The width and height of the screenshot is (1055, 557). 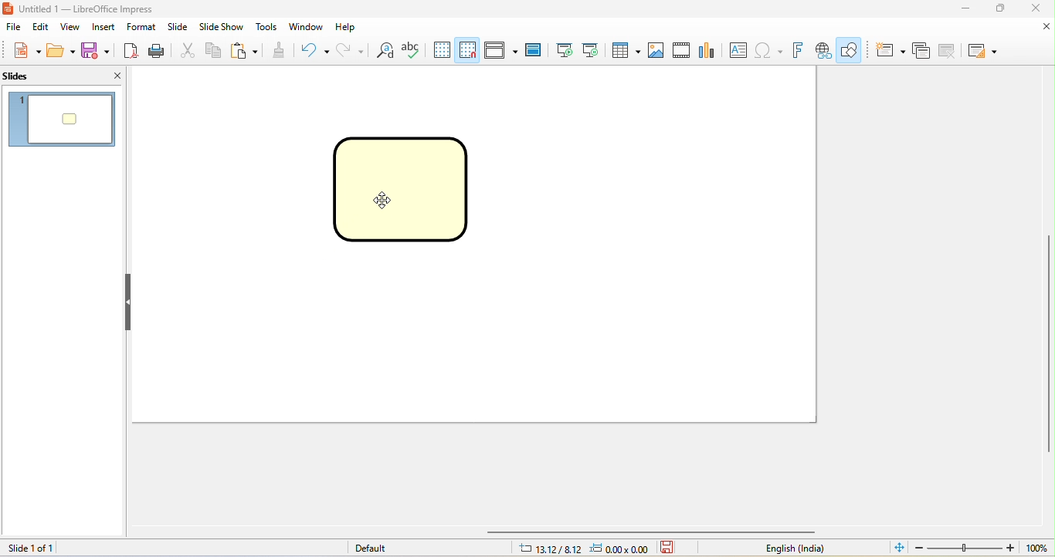 I want to click on show draw function, so click(x=851, y=50).